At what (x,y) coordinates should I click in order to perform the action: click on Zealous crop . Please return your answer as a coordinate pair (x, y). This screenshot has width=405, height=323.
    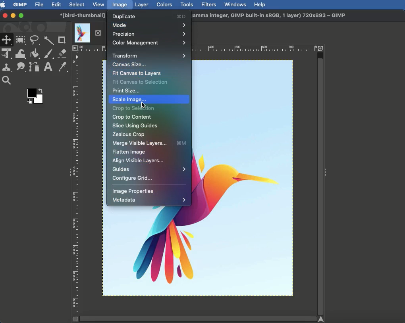
    Looking at the image, I should click on (129, 135).